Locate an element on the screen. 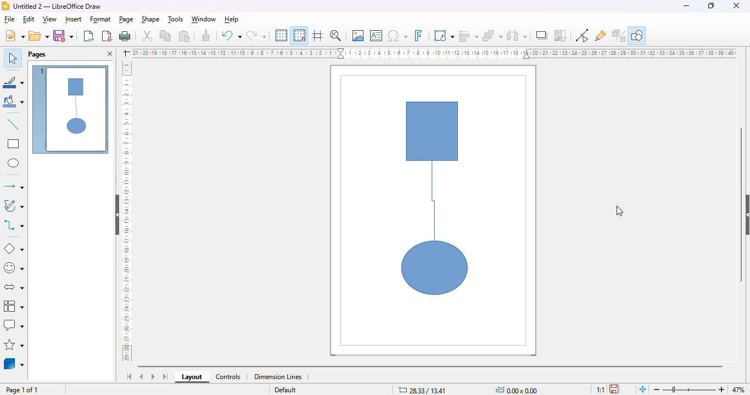 This screenshot has width=750, height=395. insert special characters is located at coordinates (398, 36).